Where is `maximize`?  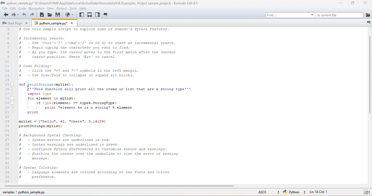 maximize is located at coordinates (353, 3).